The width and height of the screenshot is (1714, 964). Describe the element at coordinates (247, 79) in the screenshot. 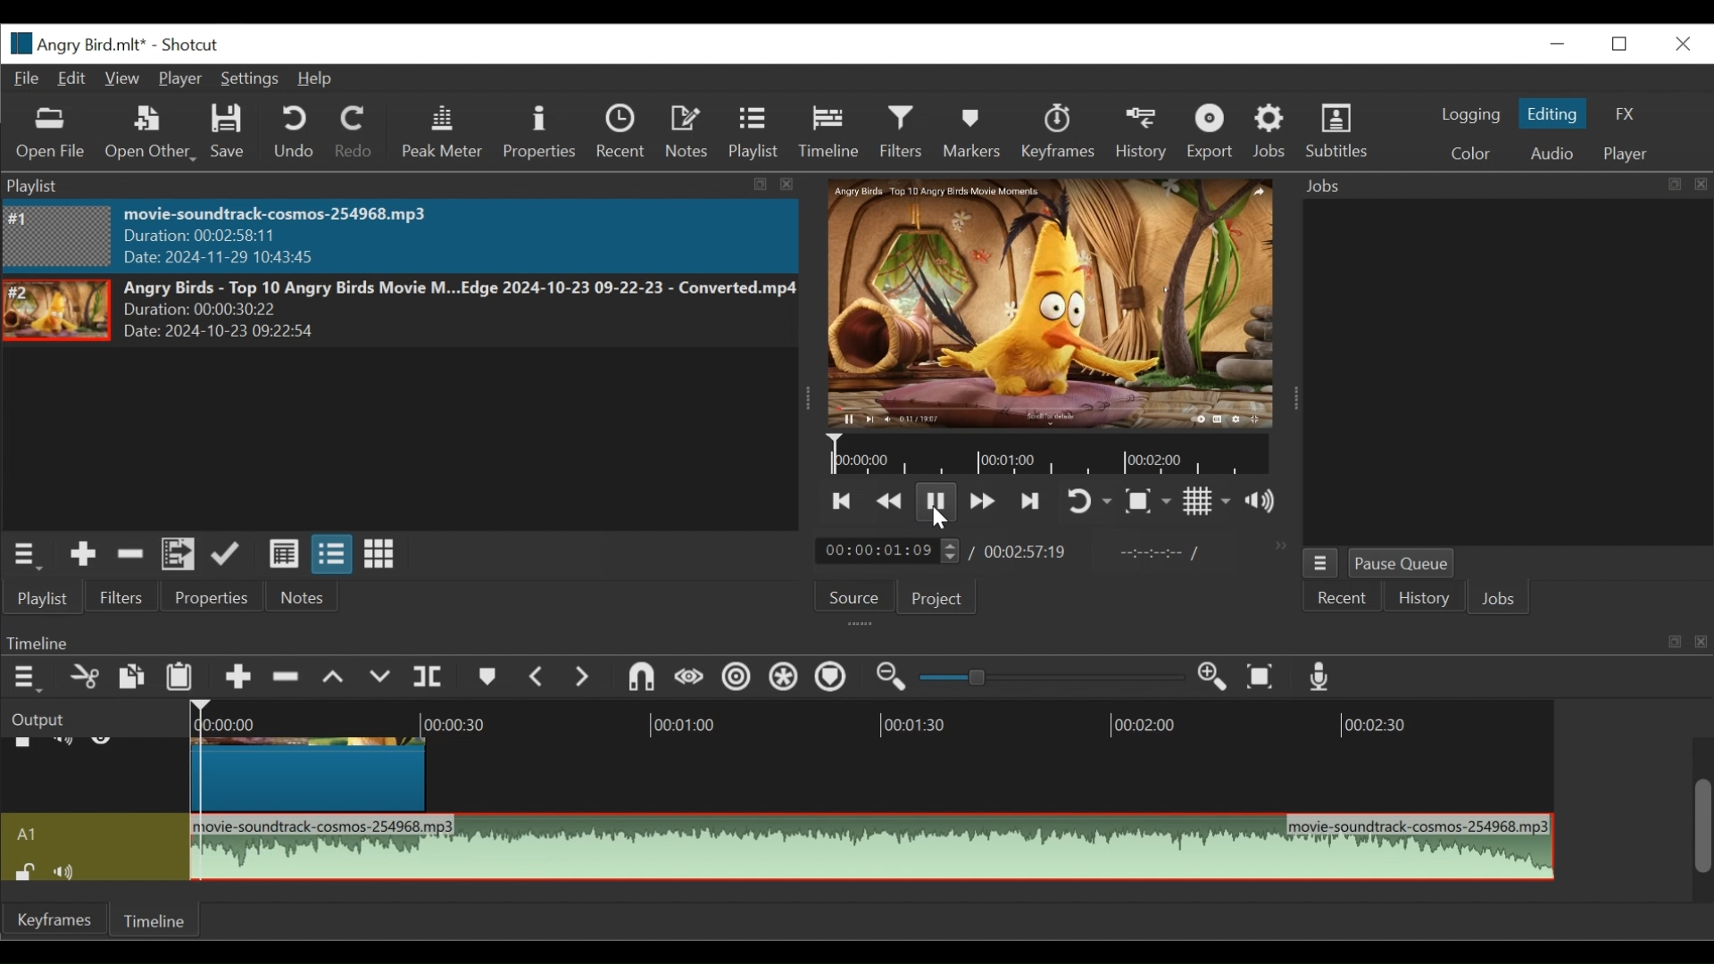

I see `Settings` at that location.